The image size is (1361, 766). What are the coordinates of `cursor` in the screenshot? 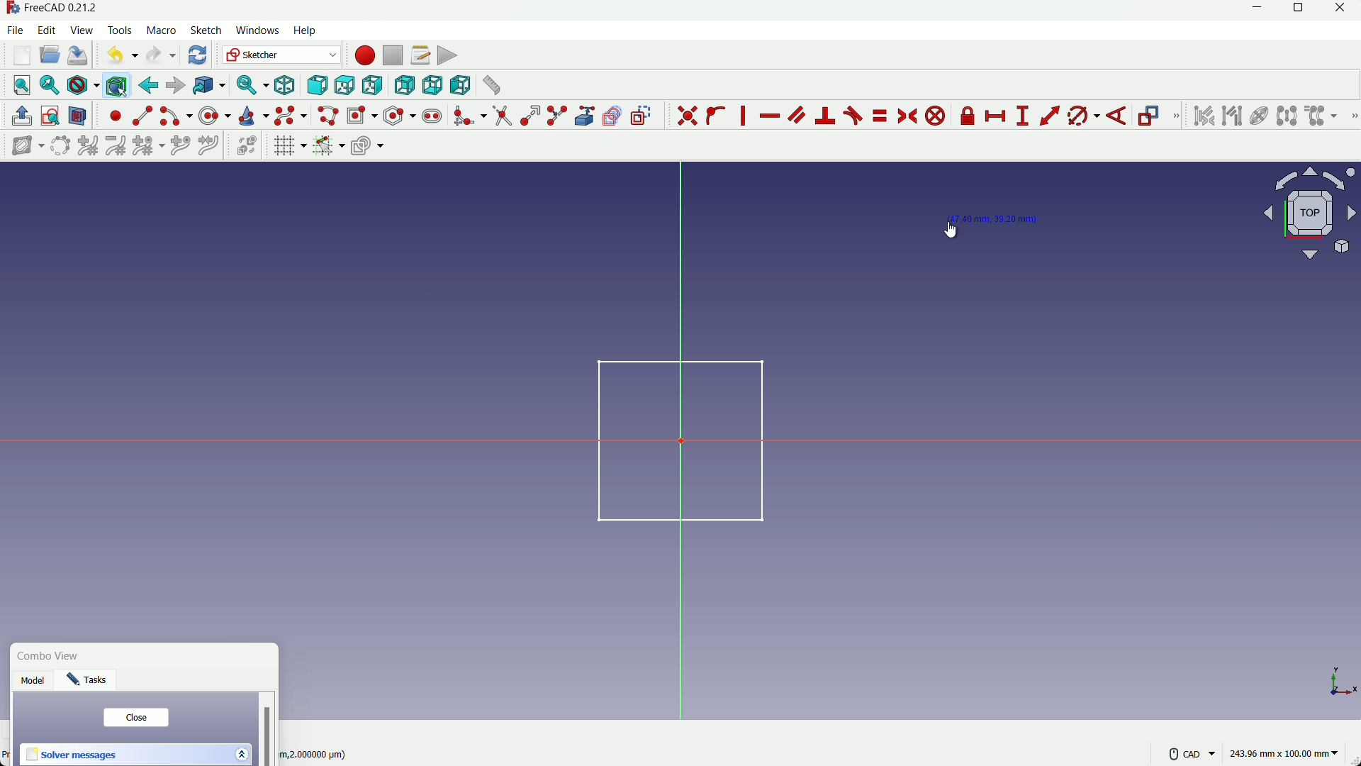 It's located at (953, 229).